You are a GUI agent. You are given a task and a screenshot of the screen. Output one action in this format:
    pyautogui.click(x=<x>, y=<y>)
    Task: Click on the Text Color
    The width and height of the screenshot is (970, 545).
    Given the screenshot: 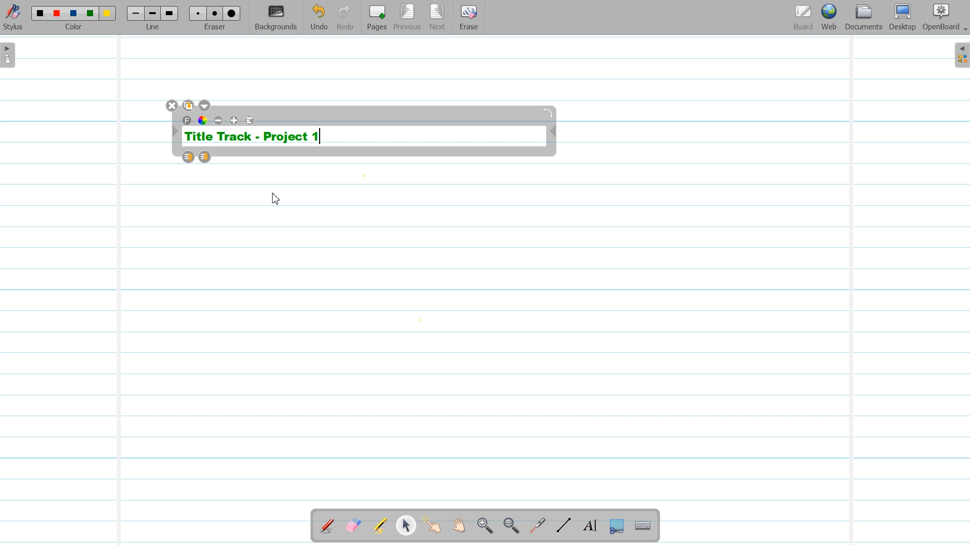 What is the action you would take?
    pyautogui.click(x=203, y=120)
    